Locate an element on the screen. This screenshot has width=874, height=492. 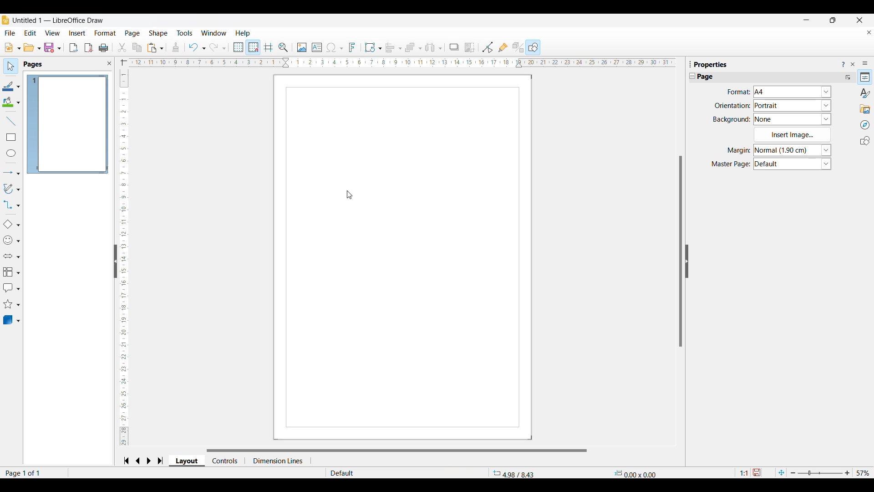
Shapes, current selection is located at coordinates (533, 47).